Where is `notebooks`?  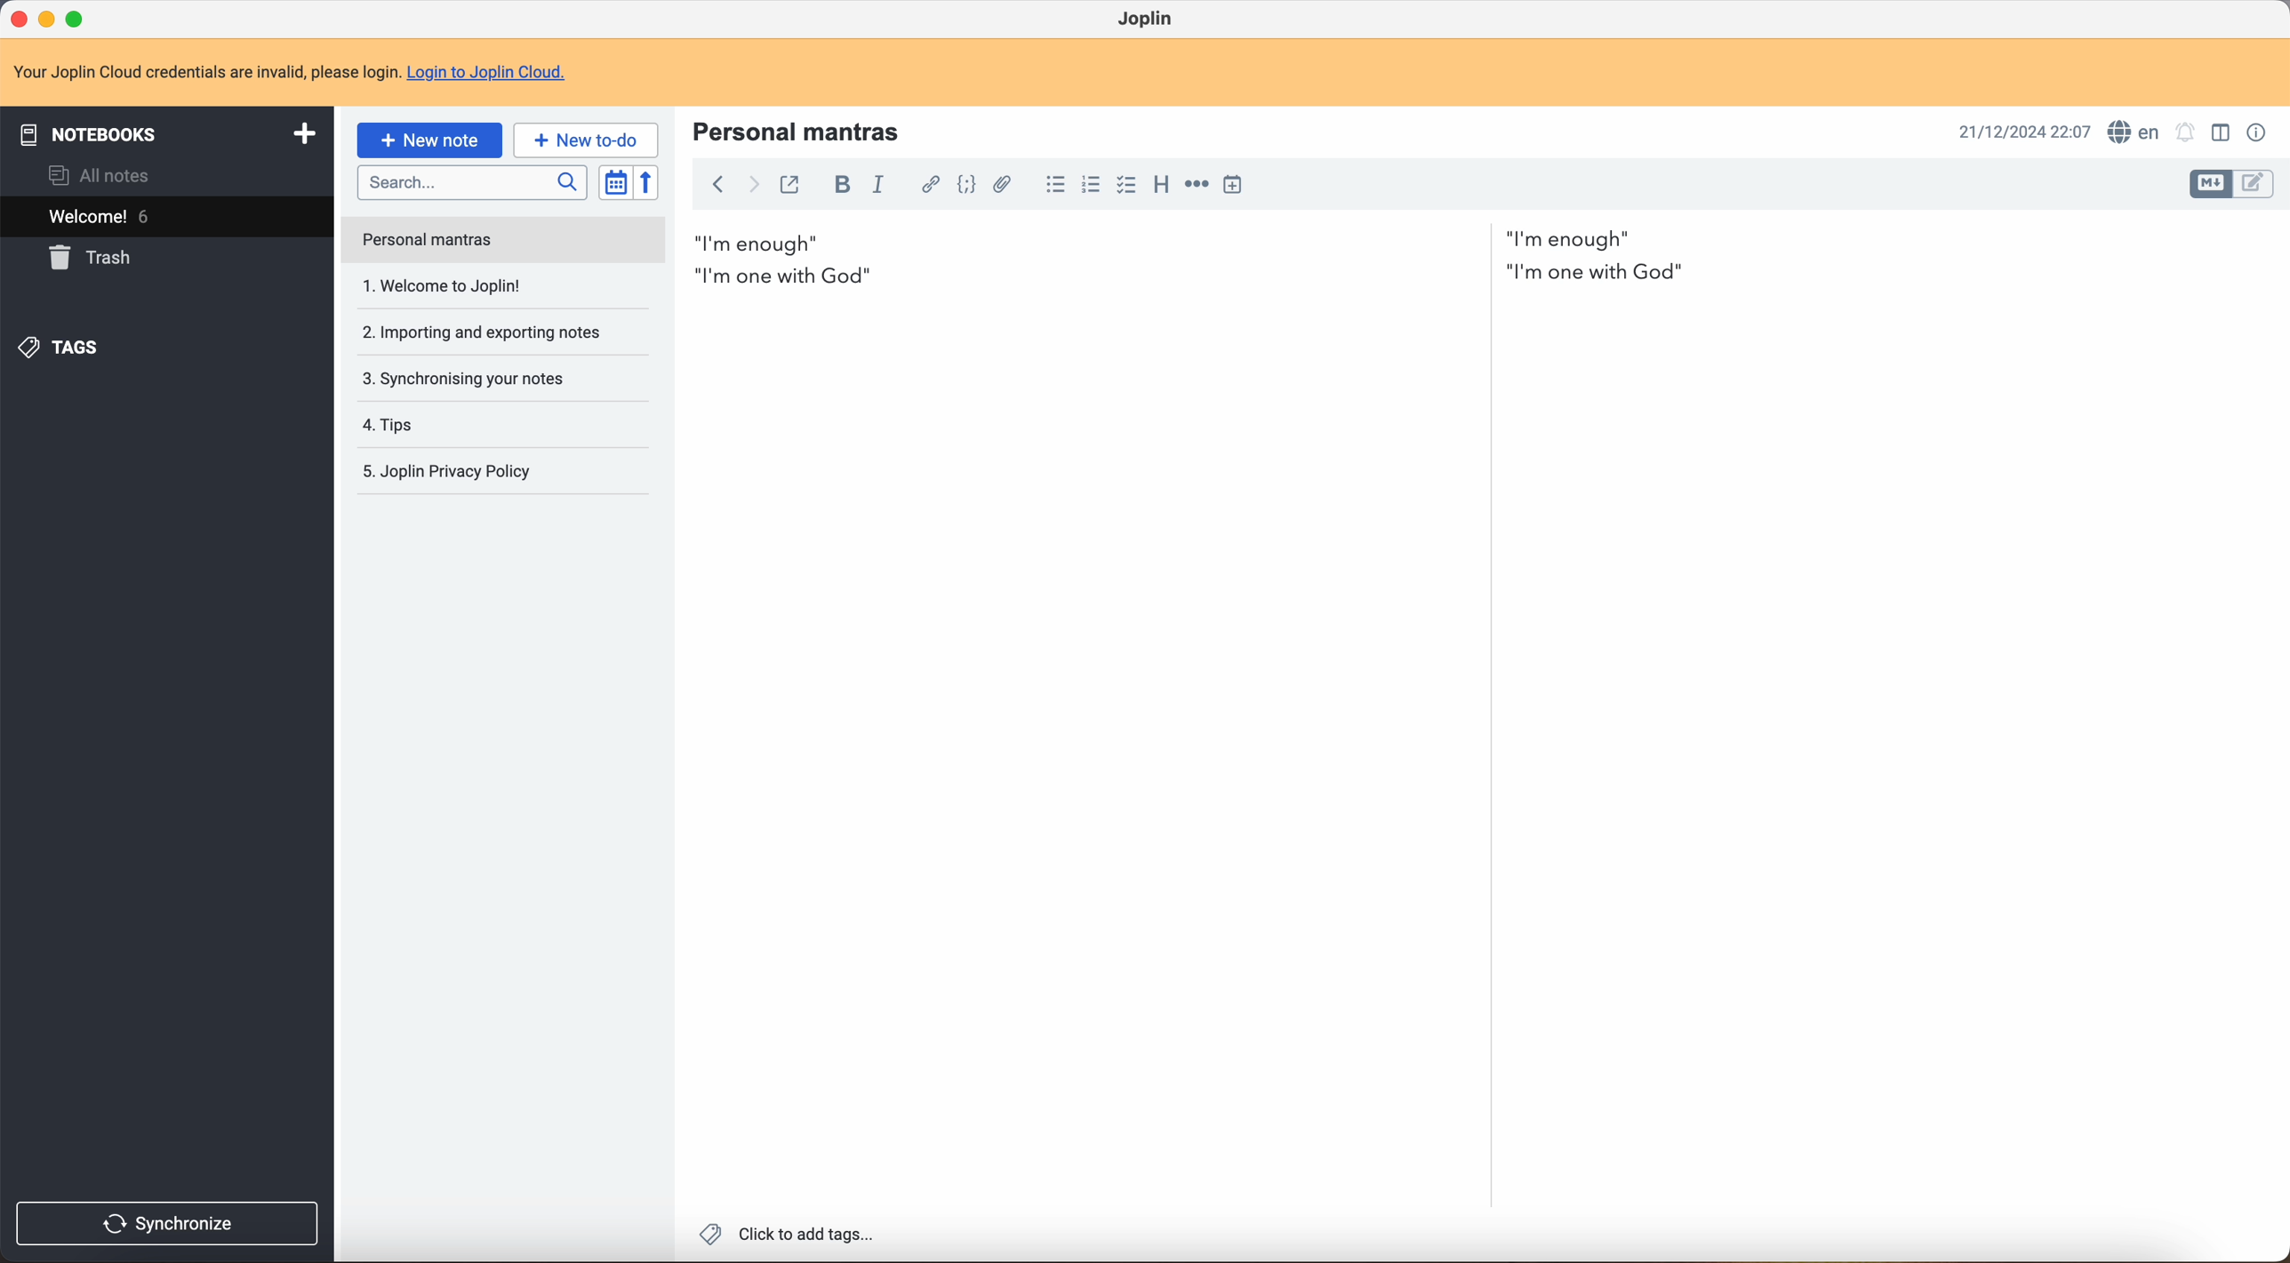 notebooks is located at coordinates (167, 132).